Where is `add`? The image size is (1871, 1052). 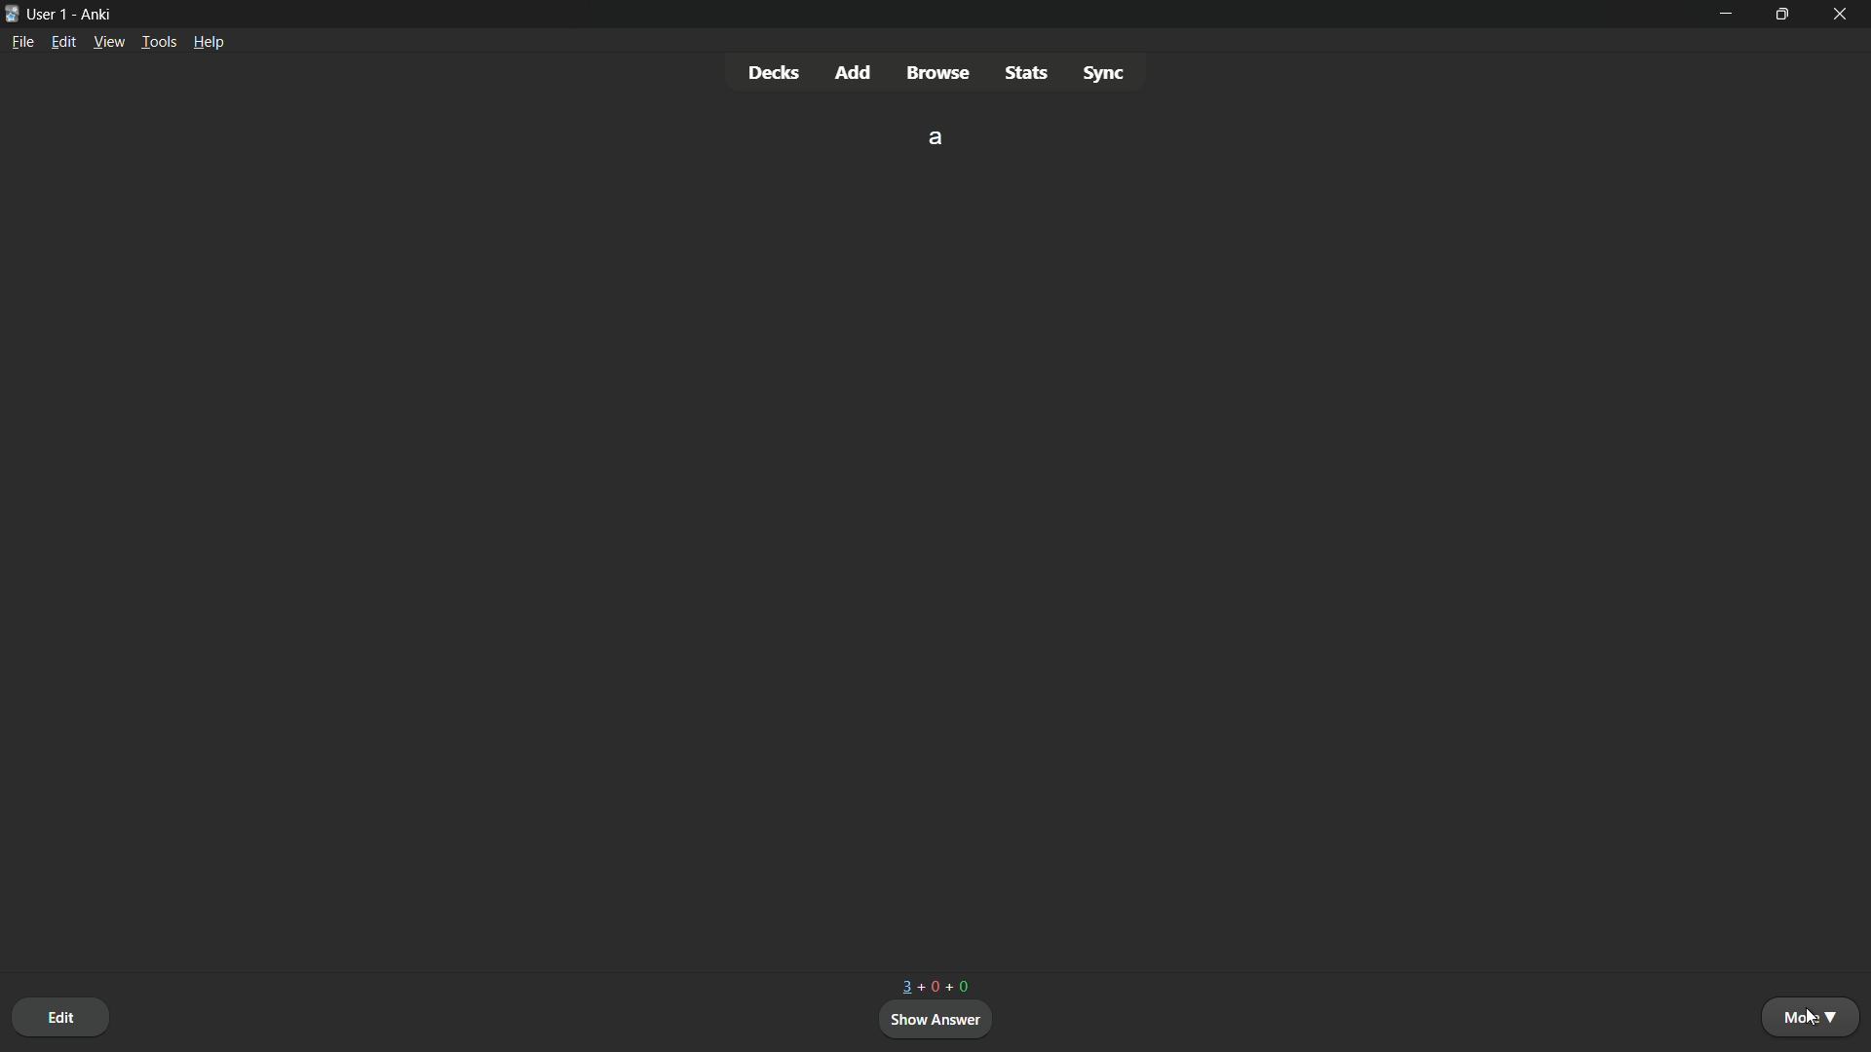
add is located at coordinates (855, 72).